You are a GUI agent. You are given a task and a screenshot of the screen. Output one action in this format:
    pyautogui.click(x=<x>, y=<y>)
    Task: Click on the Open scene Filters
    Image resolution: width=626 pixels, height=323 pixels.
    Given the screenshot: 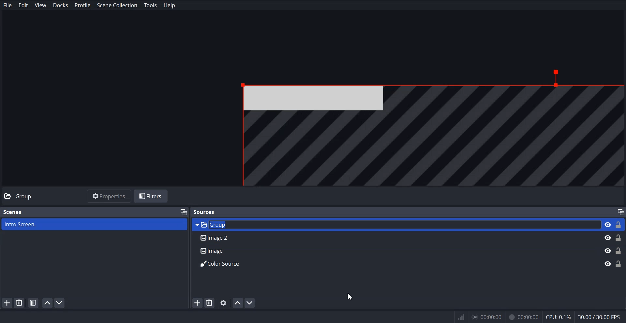 What is the action you would take?
    pyautogui.click(x=34, y=302)
    